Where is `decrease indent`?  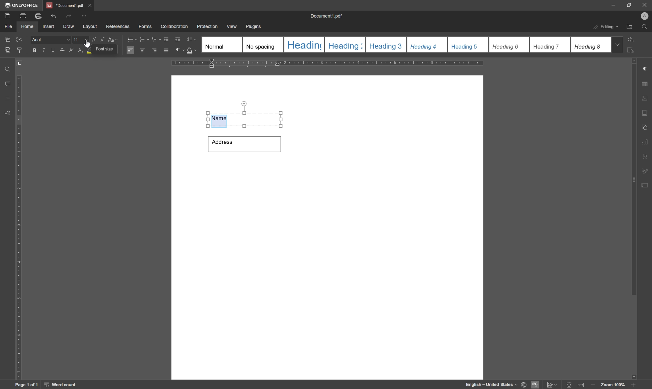
decrease indent is located at coordinates (165, 39).